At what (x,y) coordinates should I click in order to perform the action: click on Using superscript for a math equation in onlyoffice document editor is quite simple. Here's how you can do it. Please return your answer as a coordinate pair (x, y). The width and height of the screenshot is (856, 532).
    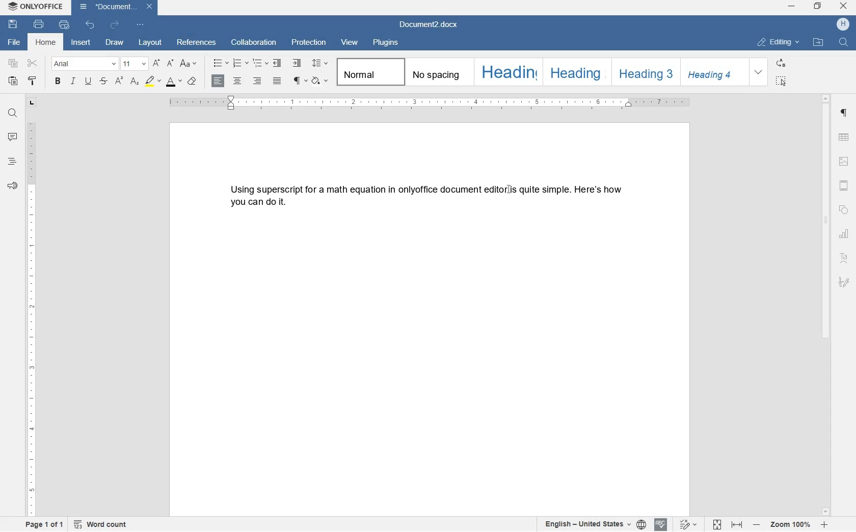
    Looking at the image, I should click on (428, 196).